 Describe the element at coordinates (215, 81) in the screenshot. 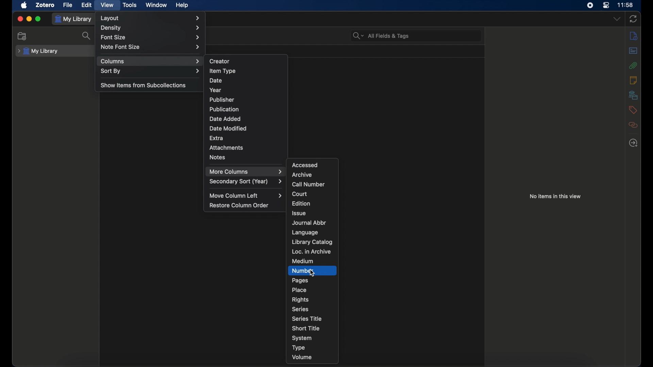

I see `date` at that location.